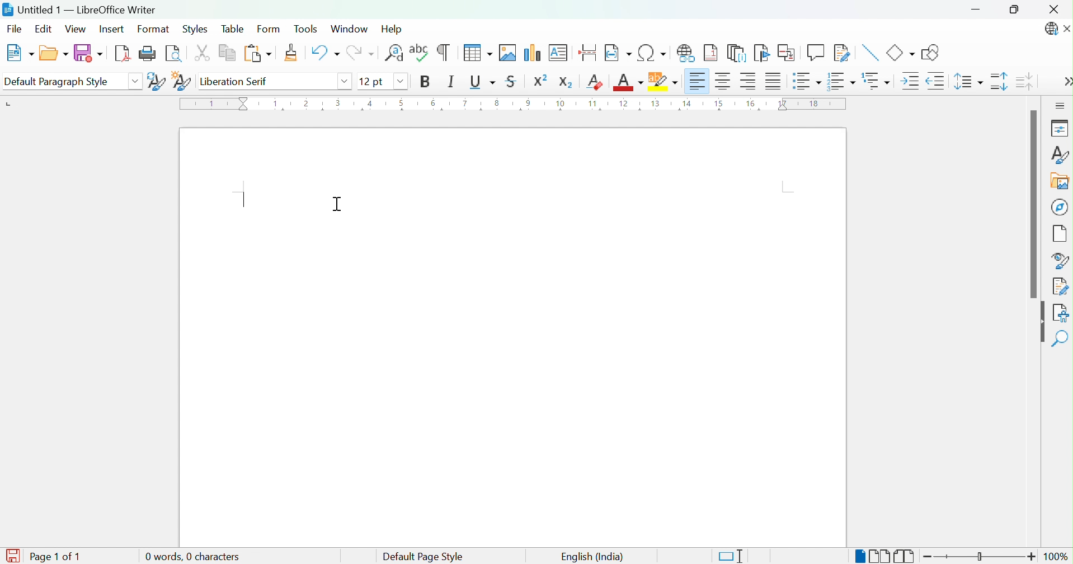  What do you see at coordinates (475, 53) in the screenshot?
I see `Insert Table` at bounding box center [475, 53].